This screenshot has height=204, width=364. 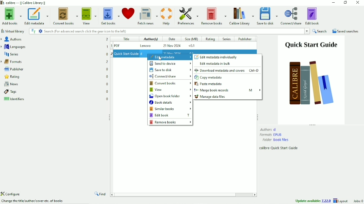 I want to click on Convert books, so click(x=66, y=15).